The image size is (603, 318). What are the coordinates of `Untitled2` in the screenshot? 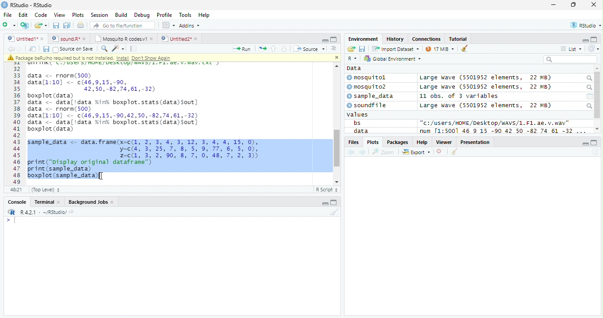 It's located at (179, 39).